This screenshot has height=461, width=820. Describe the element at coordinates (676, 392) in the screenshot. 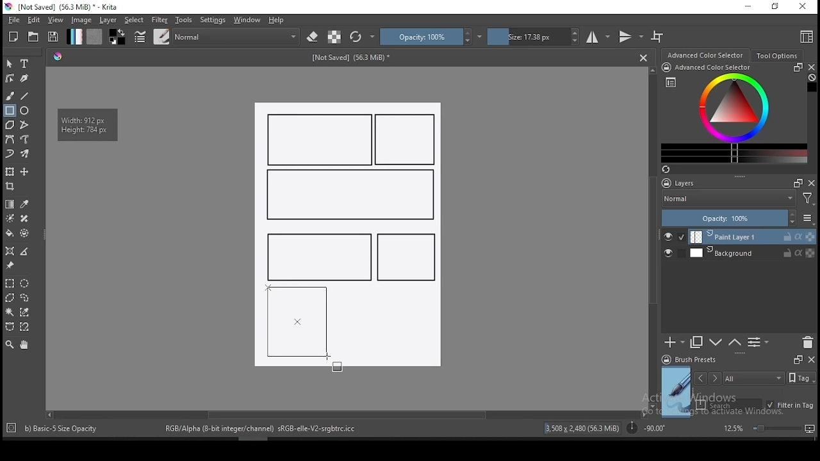

I see `preview` at that location.